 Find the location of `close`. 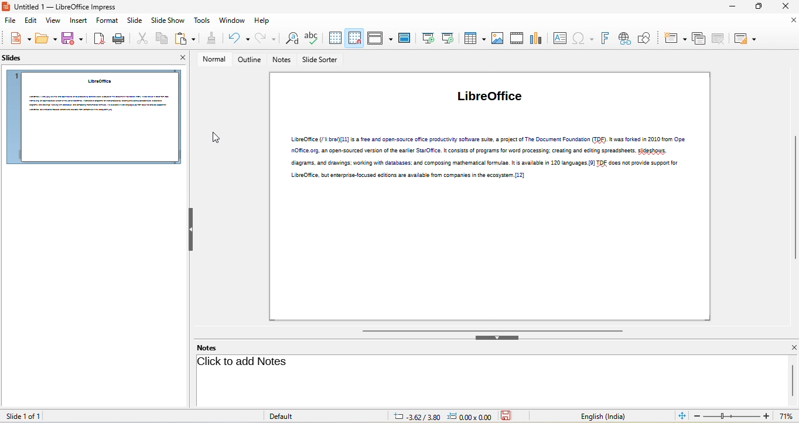

close is located at coordinates (792, 22).